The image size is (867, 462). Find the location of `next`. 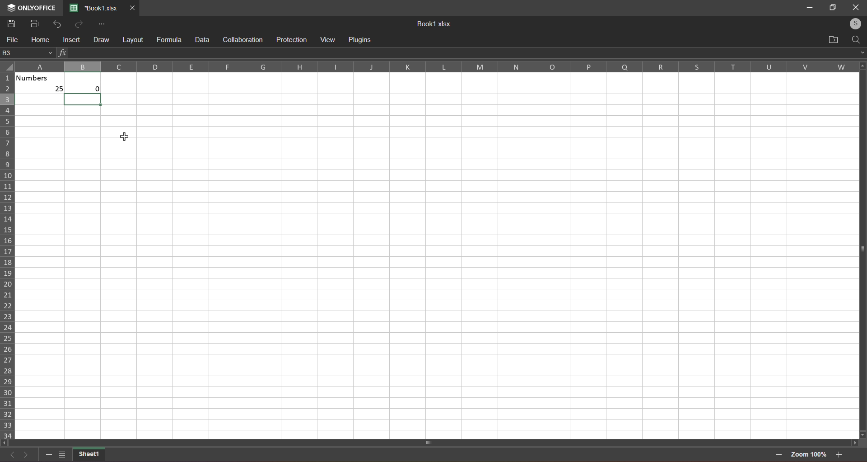

next is located at coordinates (26, 455).